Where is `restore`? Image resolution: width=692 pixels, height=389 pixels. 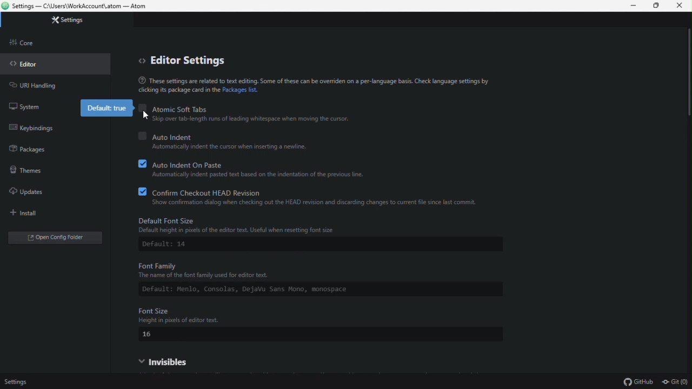
restore is located at coordinates (657, 6).